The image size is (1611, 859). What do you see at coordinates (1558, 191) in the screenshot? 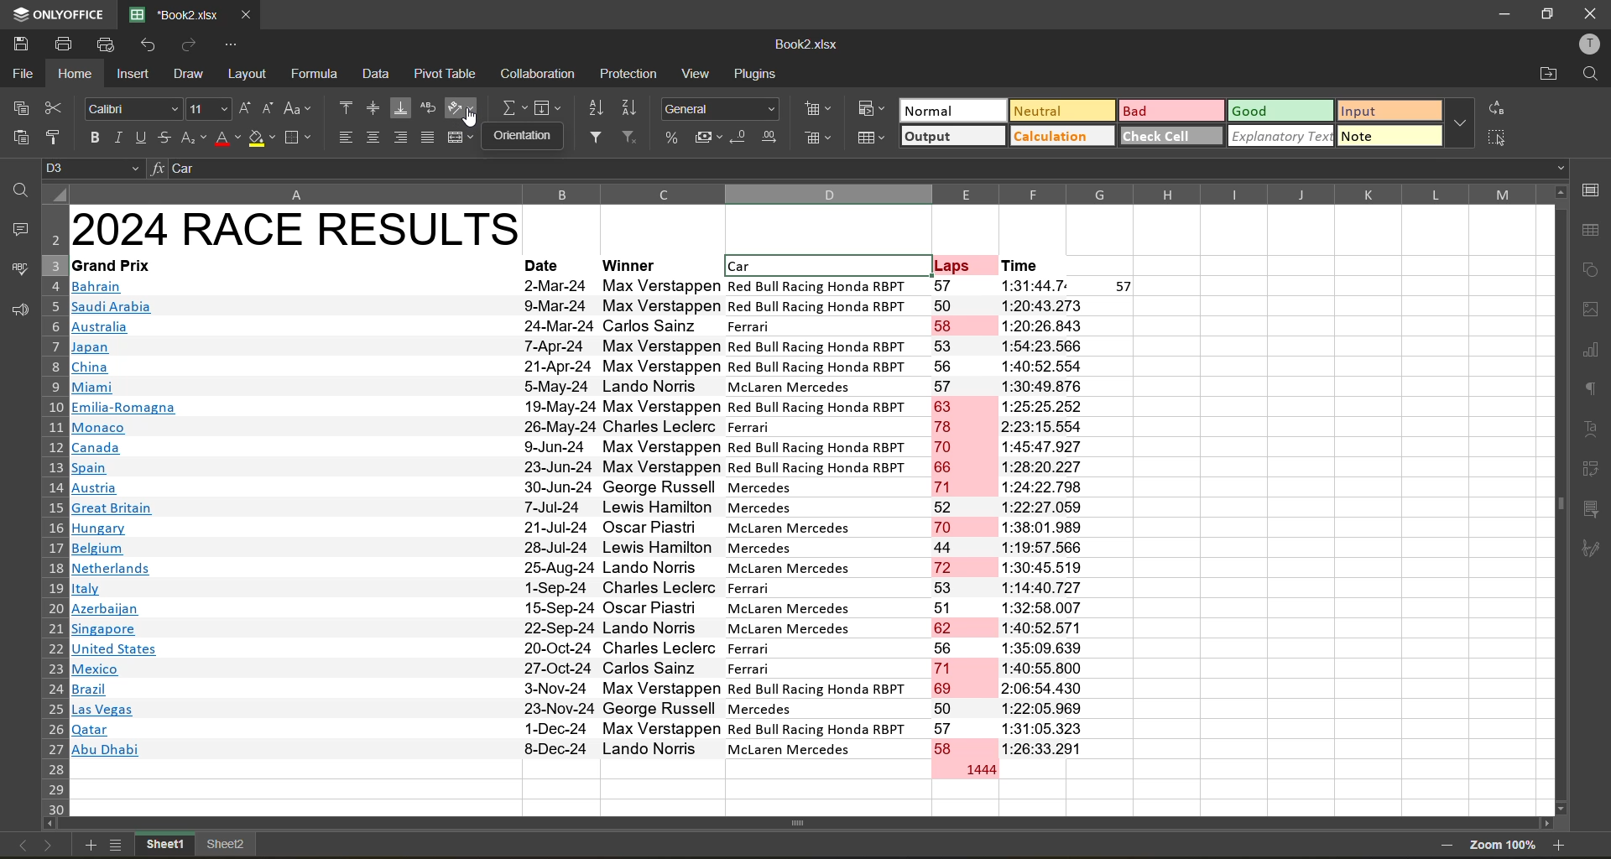
I see `Scroll up` at bounding box center [1558, 191].